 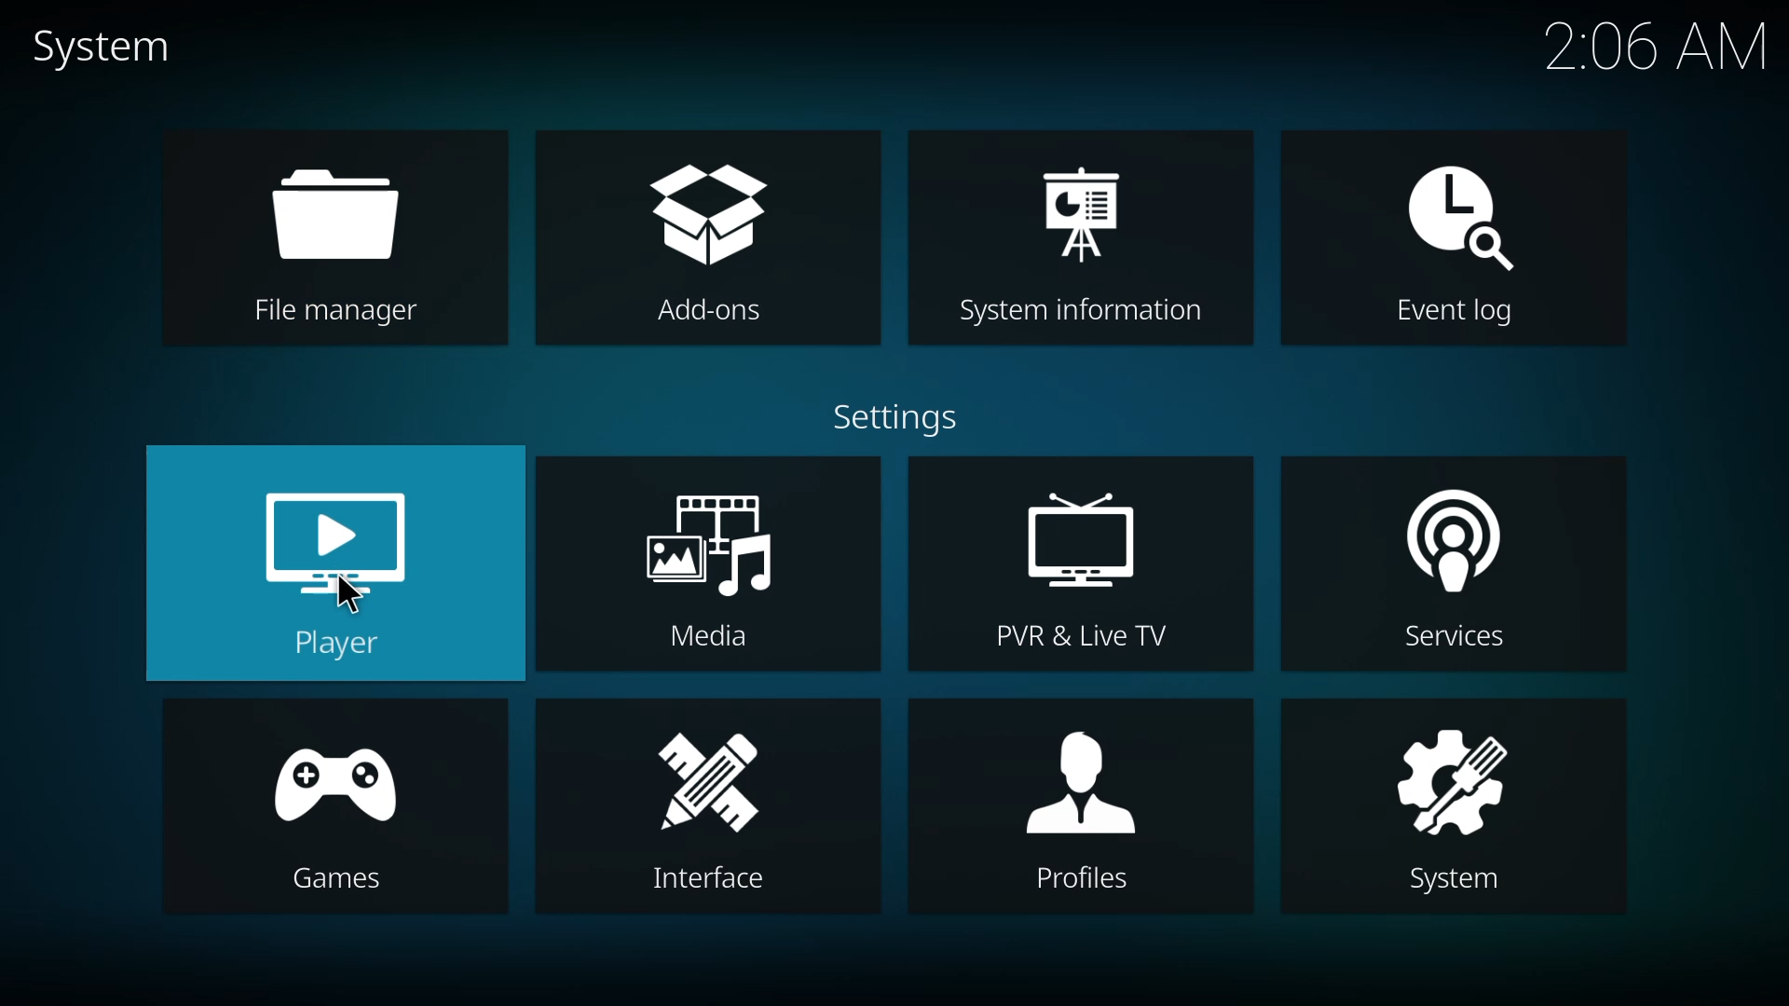 What do you see at coordinates (707, 570) in the screenshot?
I see `media` at bounding box center [707, 570].